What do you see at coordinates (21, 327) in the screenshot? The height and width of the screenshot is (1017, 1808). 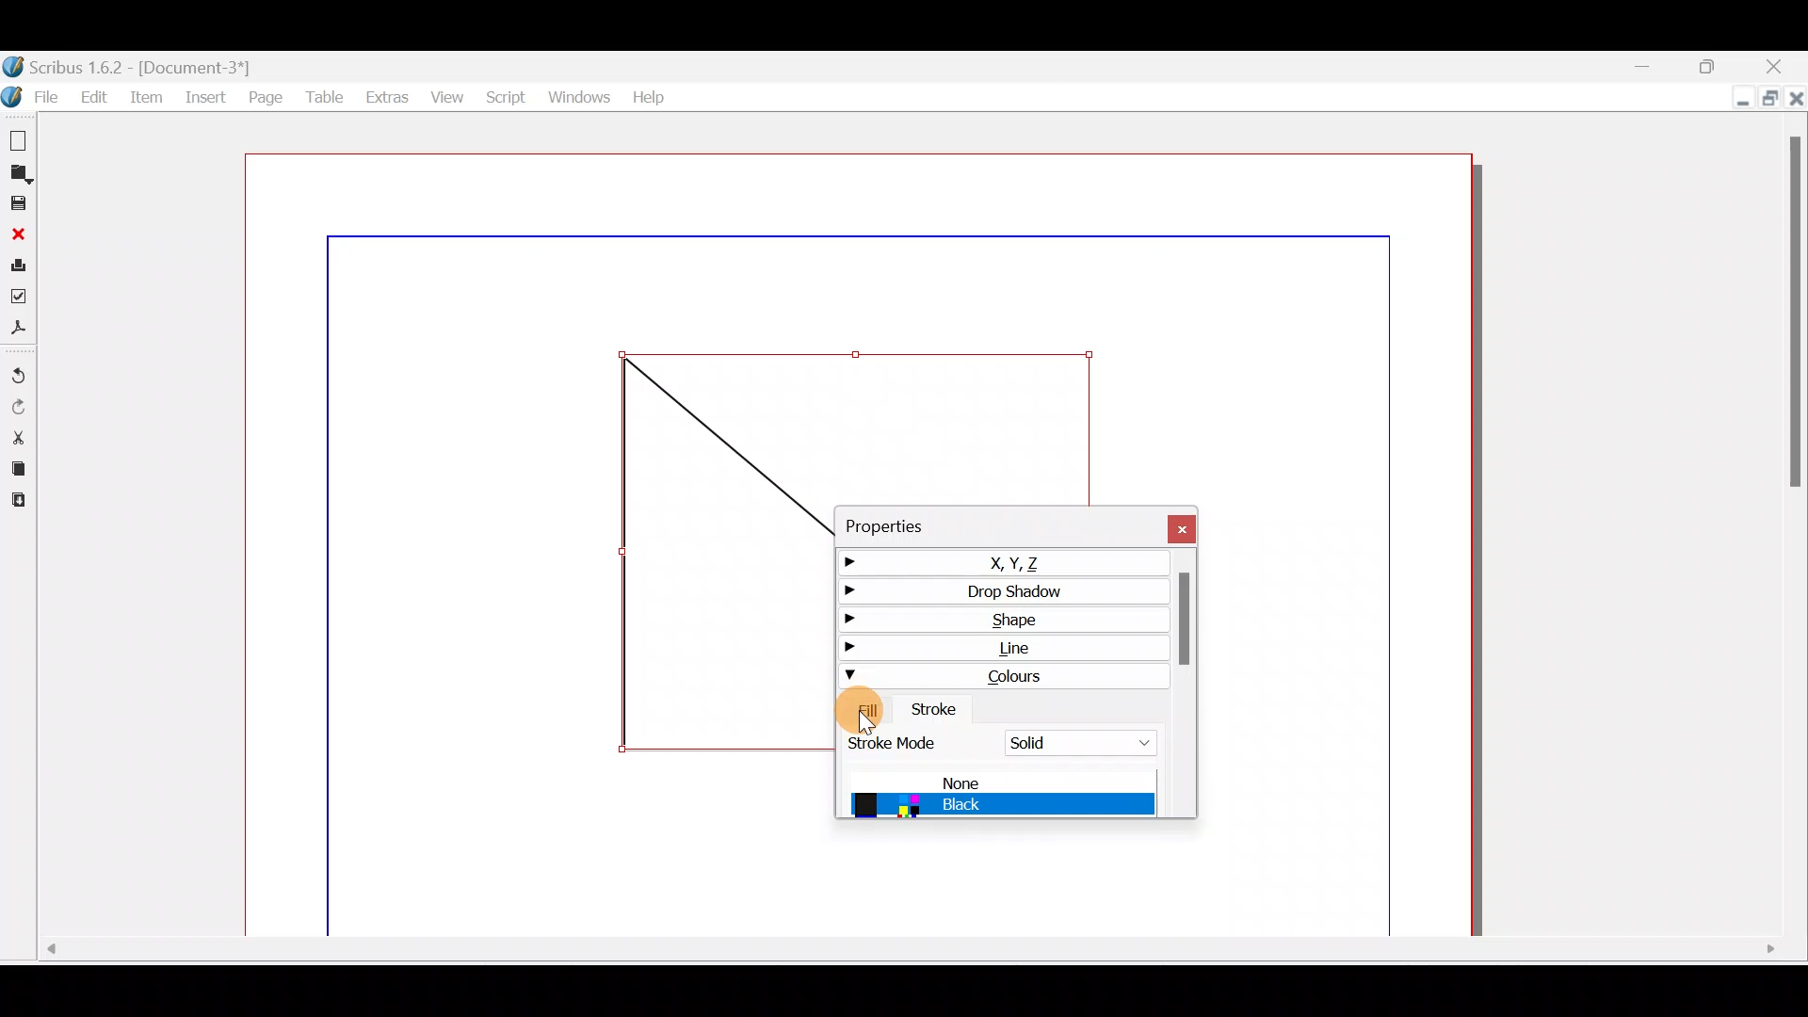 I see `Save as PDF` at bounding box center [21, 327].